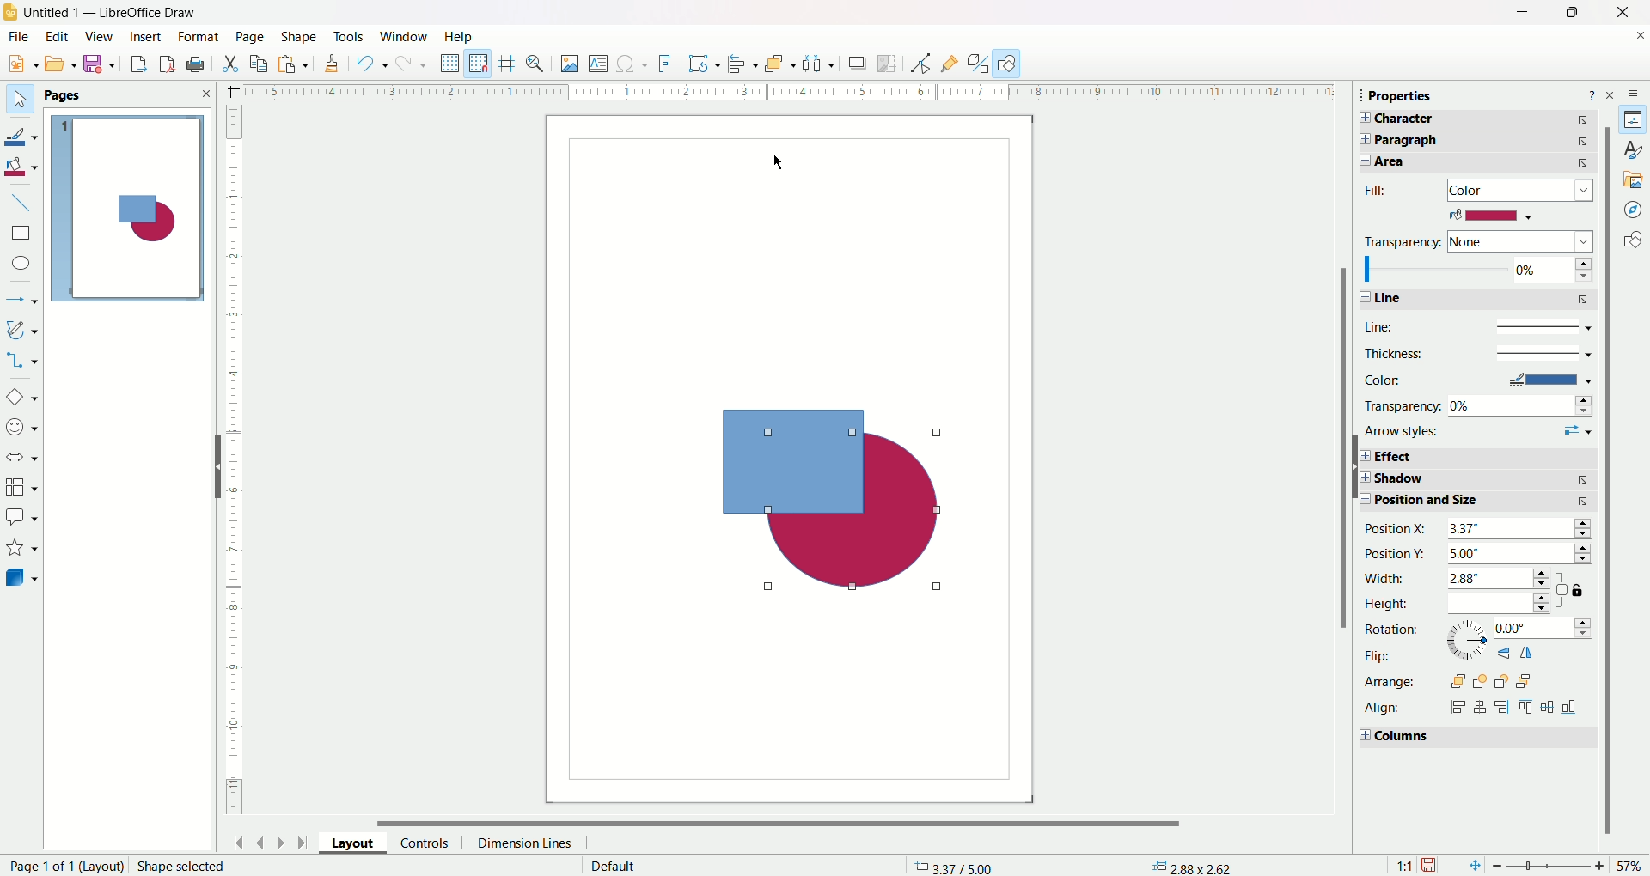 The width and height of the screenshot is (1650, 876). I want to click on draw function, so click(1010, 63).